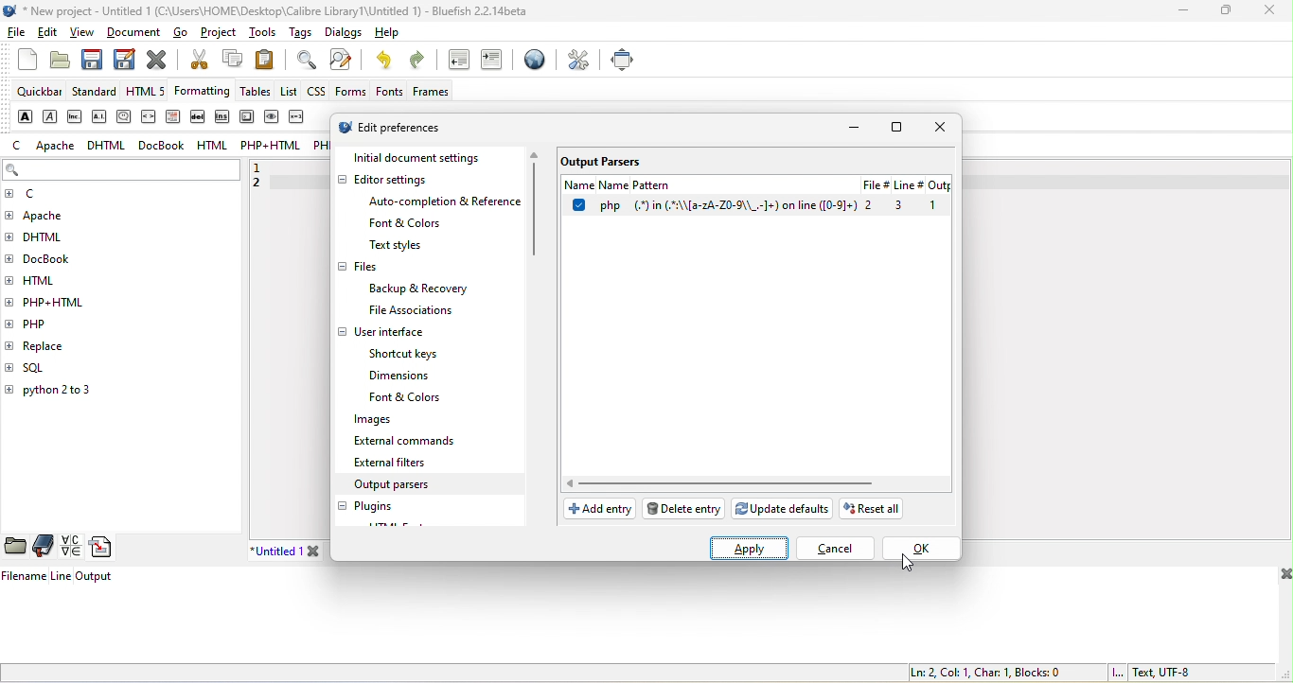  I want to click on delete pattern, so click(686, 508).